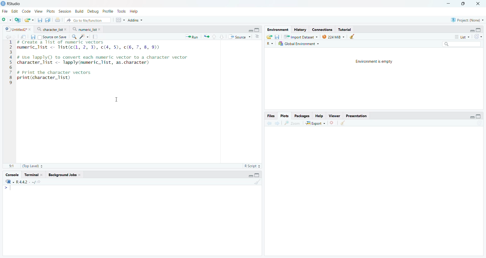 The image size is (486, 258). Describe the element at coordinates (119, 20) in the screenshot. I see `Workspace panes` at that location.